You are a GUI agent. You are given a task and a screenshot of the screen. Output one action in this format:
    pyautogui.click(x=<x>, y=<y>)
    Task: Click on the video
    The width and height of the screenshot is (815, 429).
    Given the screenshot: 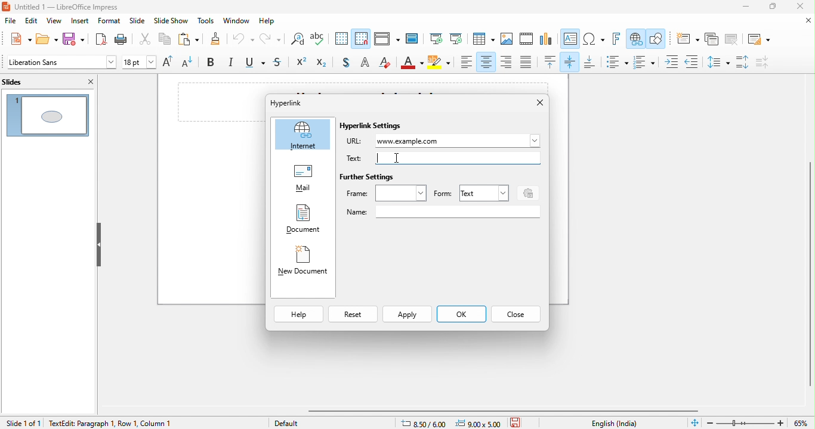 What is the action you would take?
    pyautogui.click(x=527, y=40)
    